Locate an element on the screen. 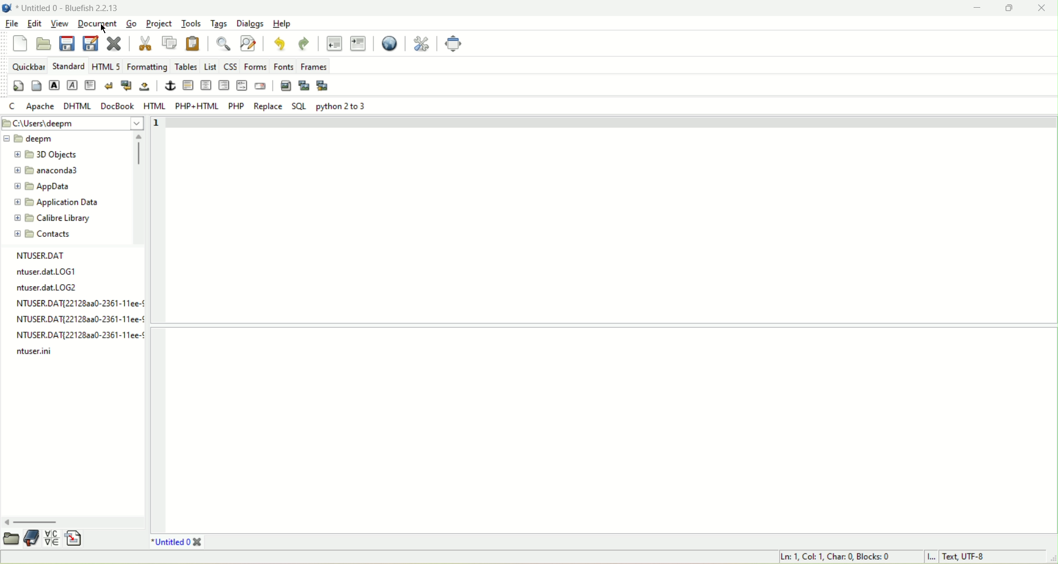  break and clear is located at coordinates (126, 85).